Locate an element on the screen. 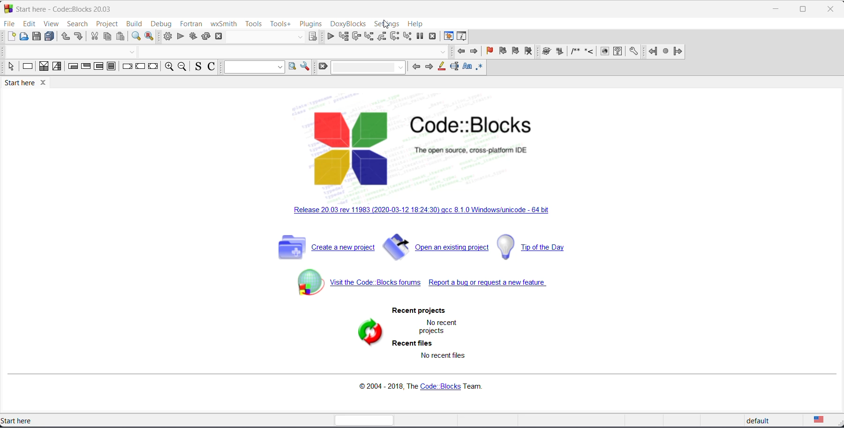 The image size is (844, 428). start here dialogbox is located at coordinates (73, 9).